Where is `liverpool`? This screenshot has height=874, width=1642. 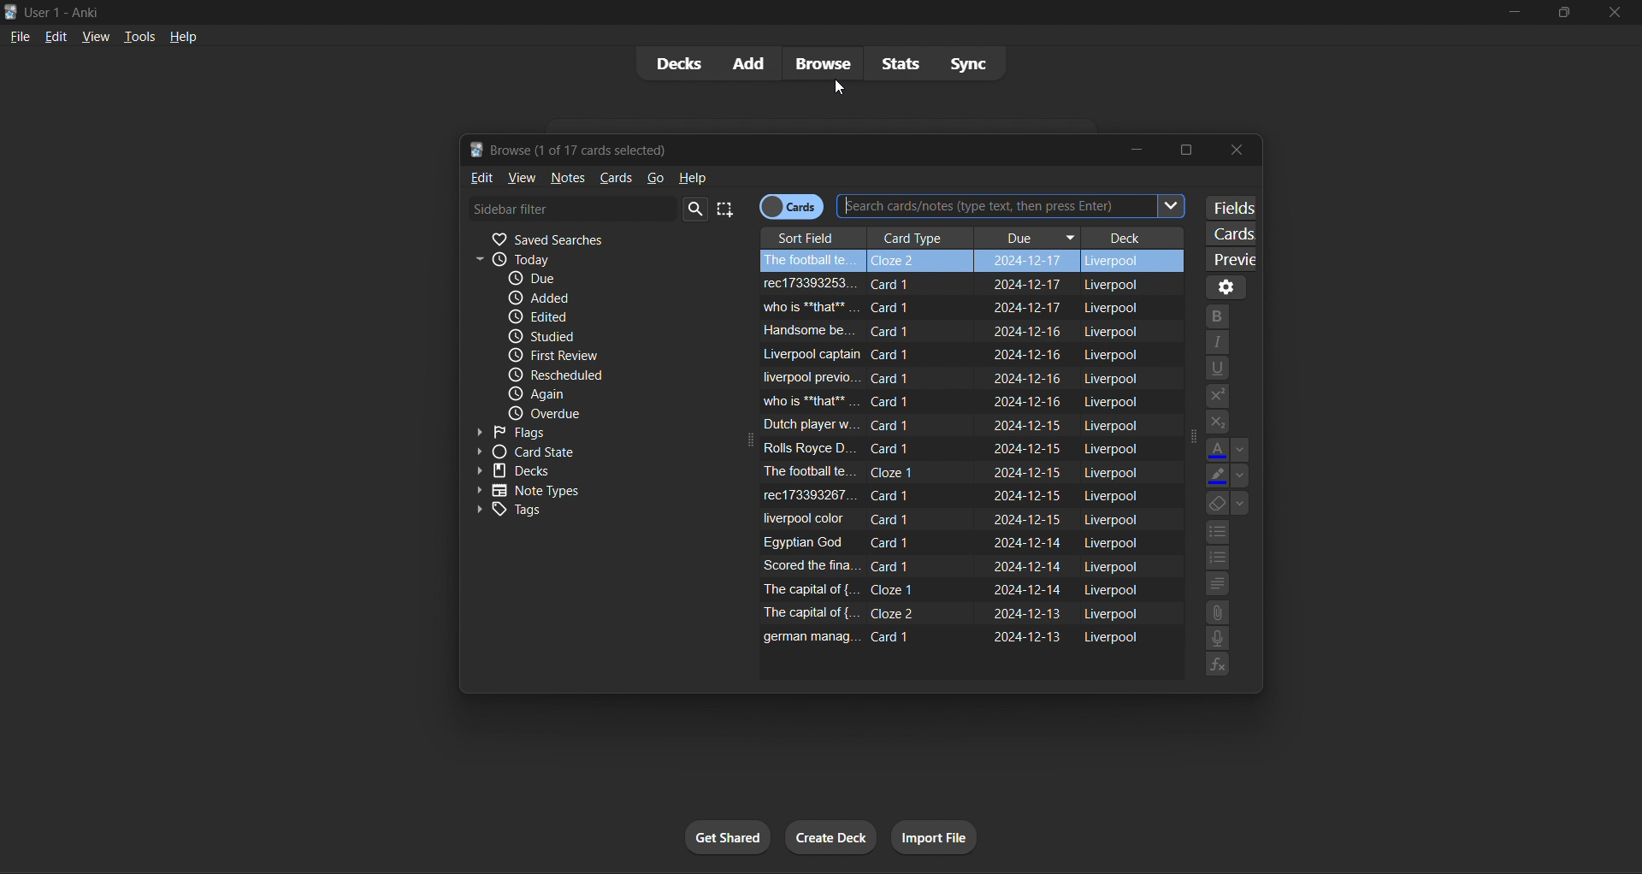
liverpool is located at coordinates (1121, 424).